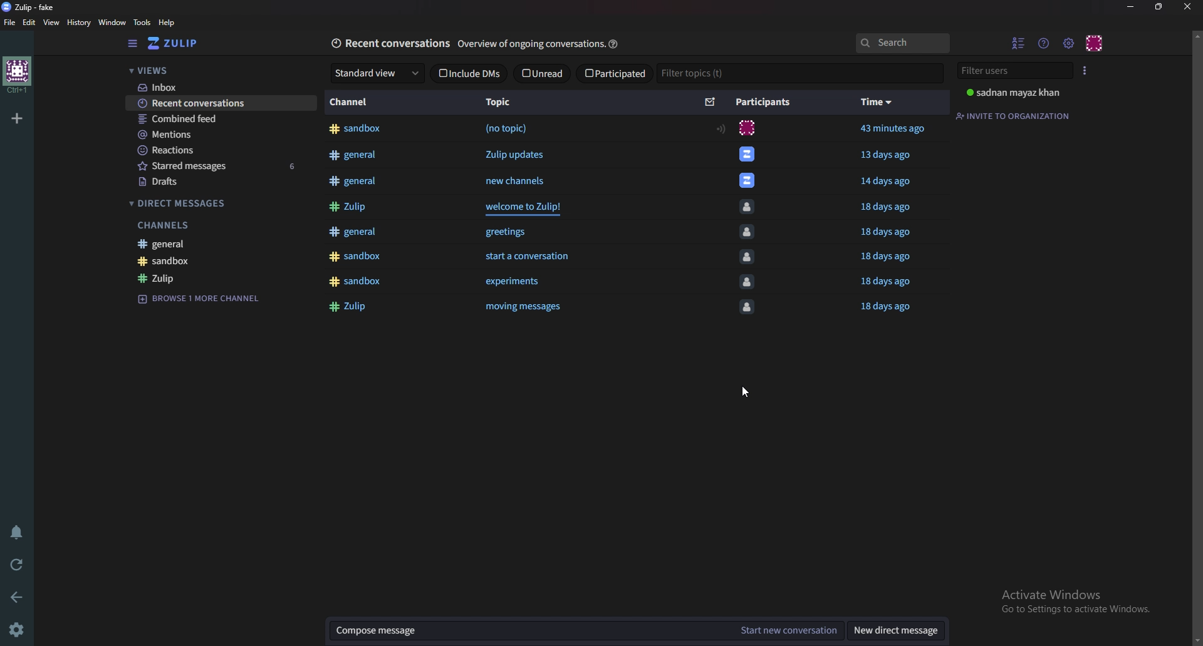 The width and height of the screenshot is (1203, 646). What do you see at coordinates (353, 153) in the screenshot?
I see `#general` at bounding box center [353, 153].